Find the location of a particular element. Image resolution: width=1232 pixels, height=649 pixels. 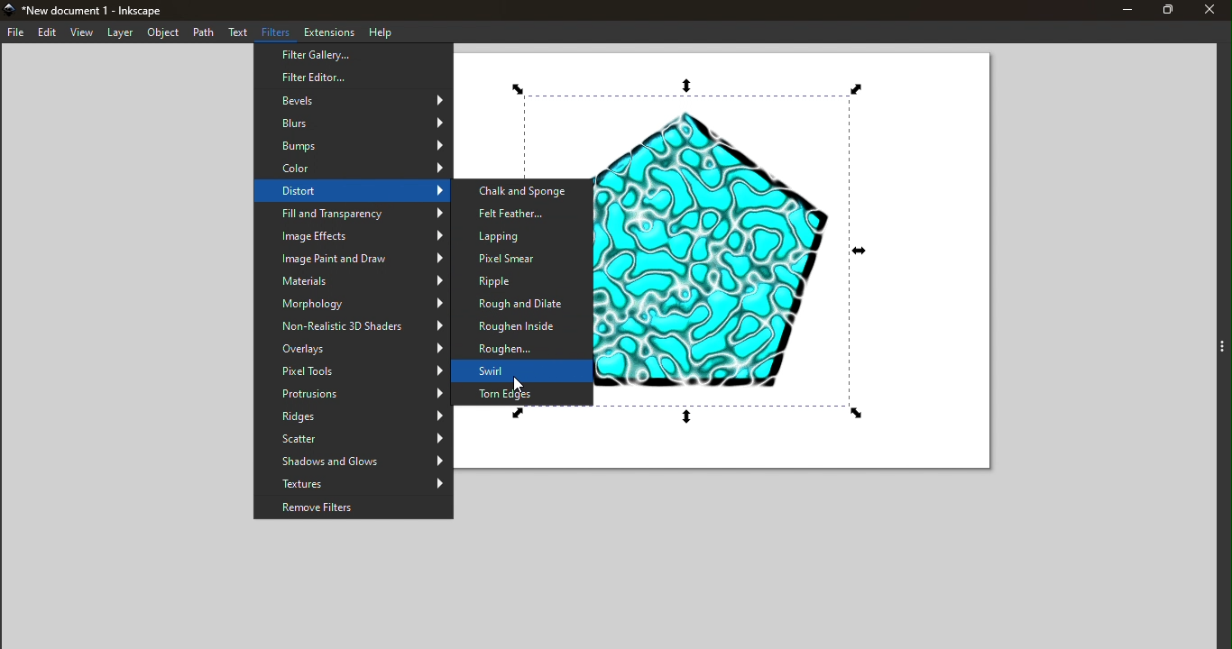

New document 1 - Inkscape is located at coordinates (106, 10).